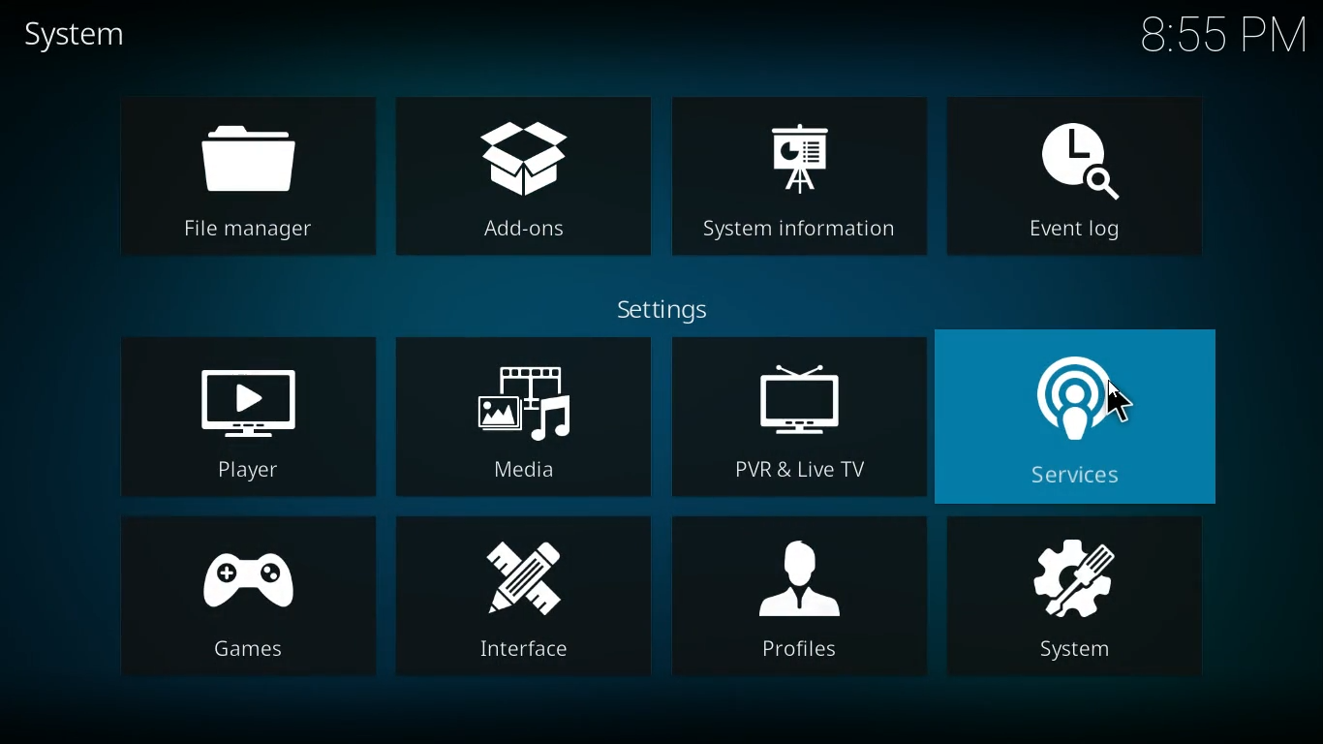  I want to click on interface, so click(521, 598).